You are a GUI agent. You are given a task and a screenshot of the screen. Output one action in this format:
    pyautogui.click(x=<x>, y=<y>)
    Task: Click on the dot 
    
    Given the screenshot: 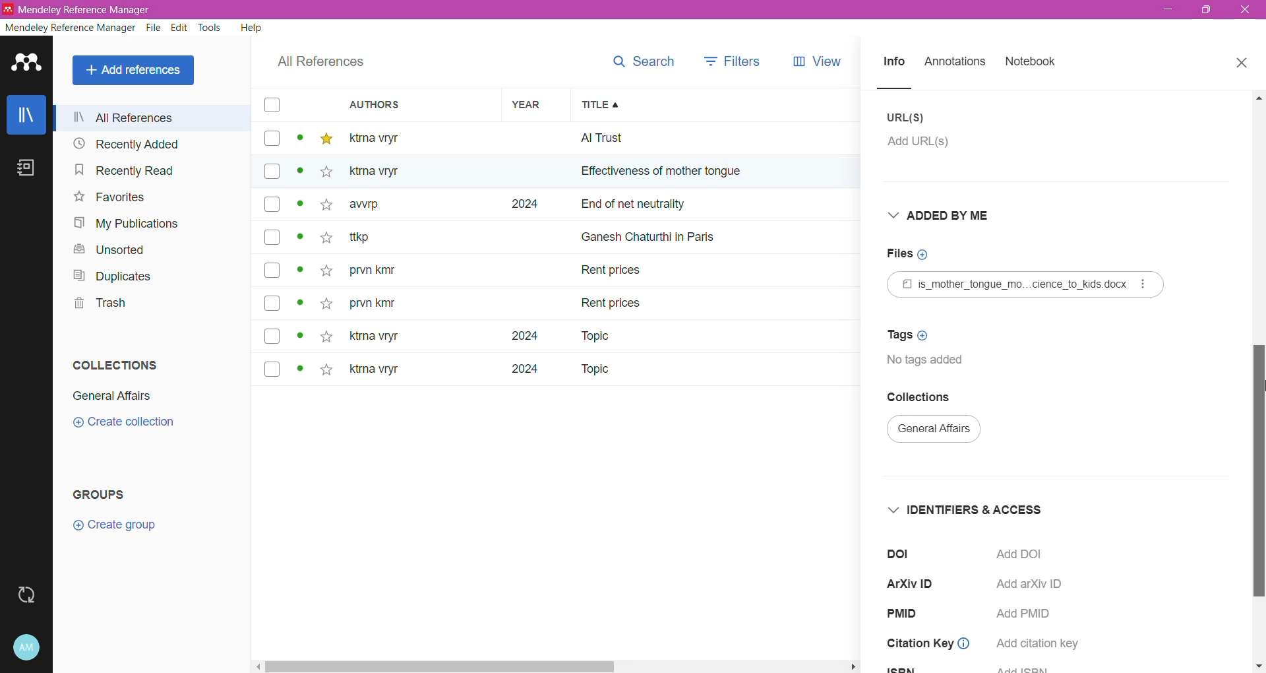 What is the action you would take?
    pyautogui.click(x=301, y=336)
    